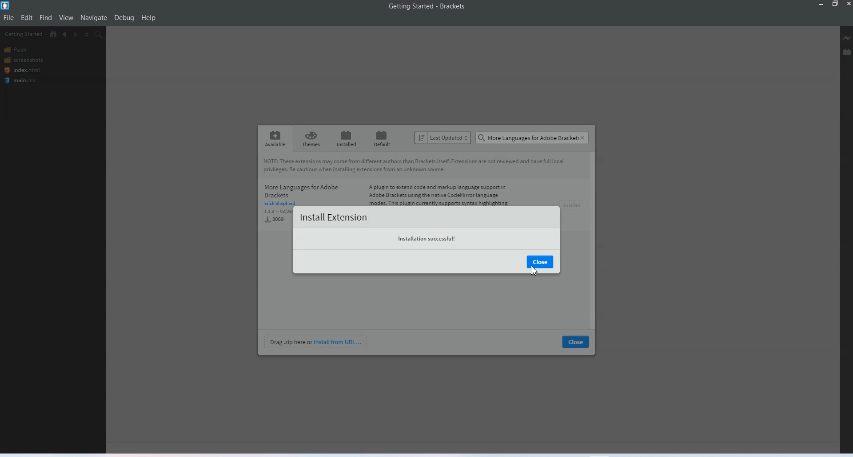 The height and width of the screenshot is (457, 853). What do you see at coordinates (333, 217) in the screenshot?
I see `install extensions` at bounding box center [333, 217].